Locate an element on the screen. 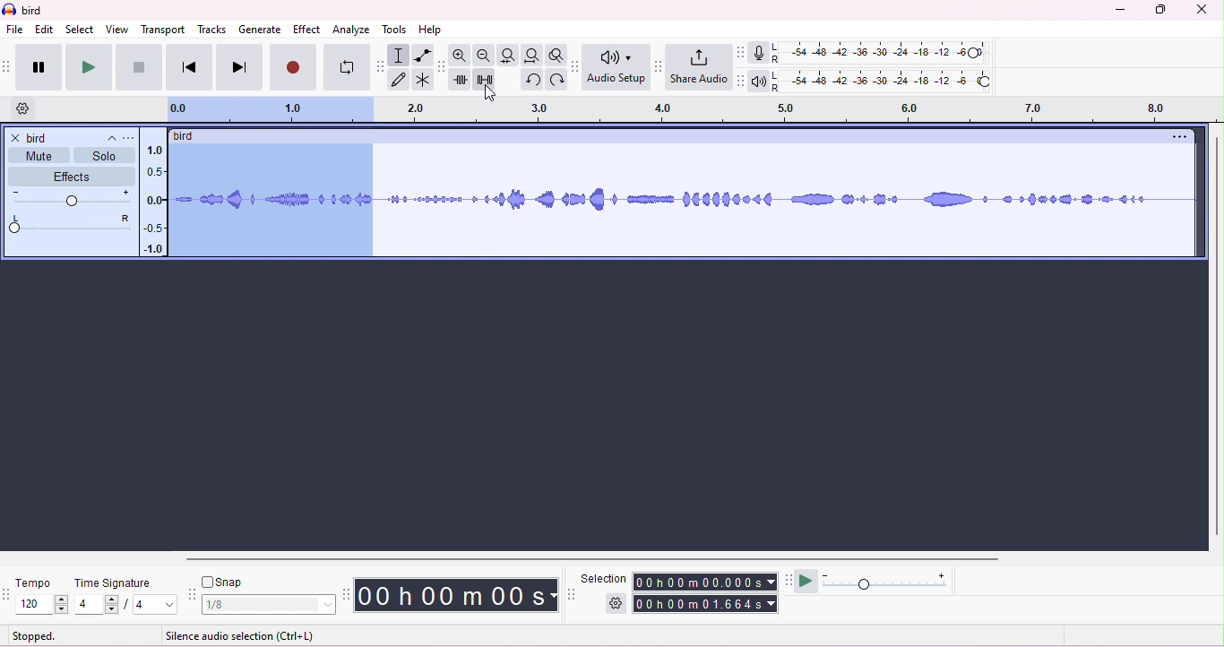 The image size is (1224, 647). close is located at coordinates (15, 138).